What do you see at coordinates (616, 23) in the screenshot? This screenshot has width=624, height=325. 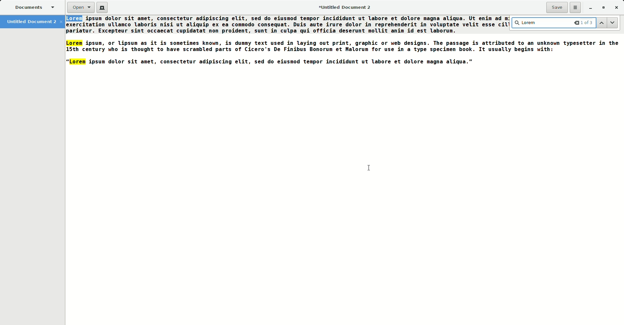 I see `Down` at bounding box center [616, 23].